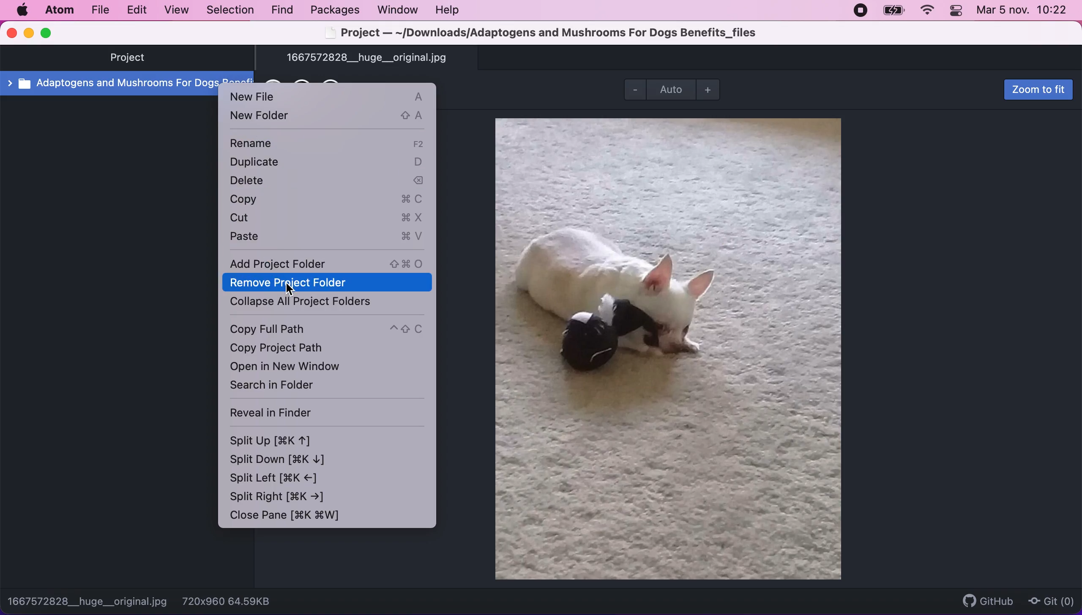 The height and width of the screenshot is (615, 1082). What do you see at coordinates (137, 11) in the screenshot?
I see `edit` at bounding box center [137, 11].